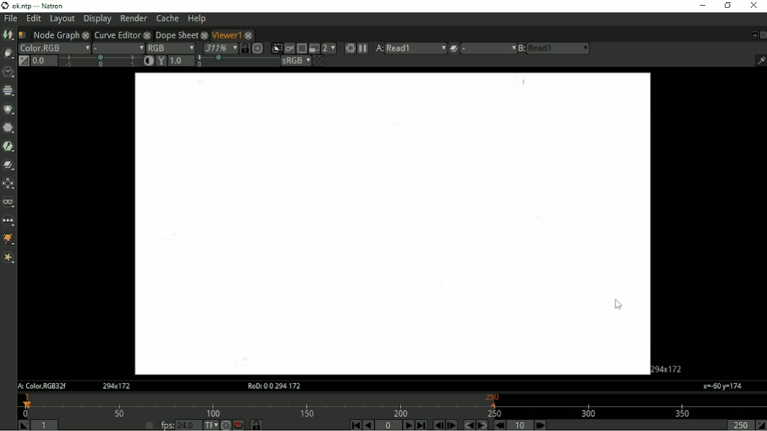 This screenshot has width=767, height=431. I want to click on x=60, so click(724, 386).